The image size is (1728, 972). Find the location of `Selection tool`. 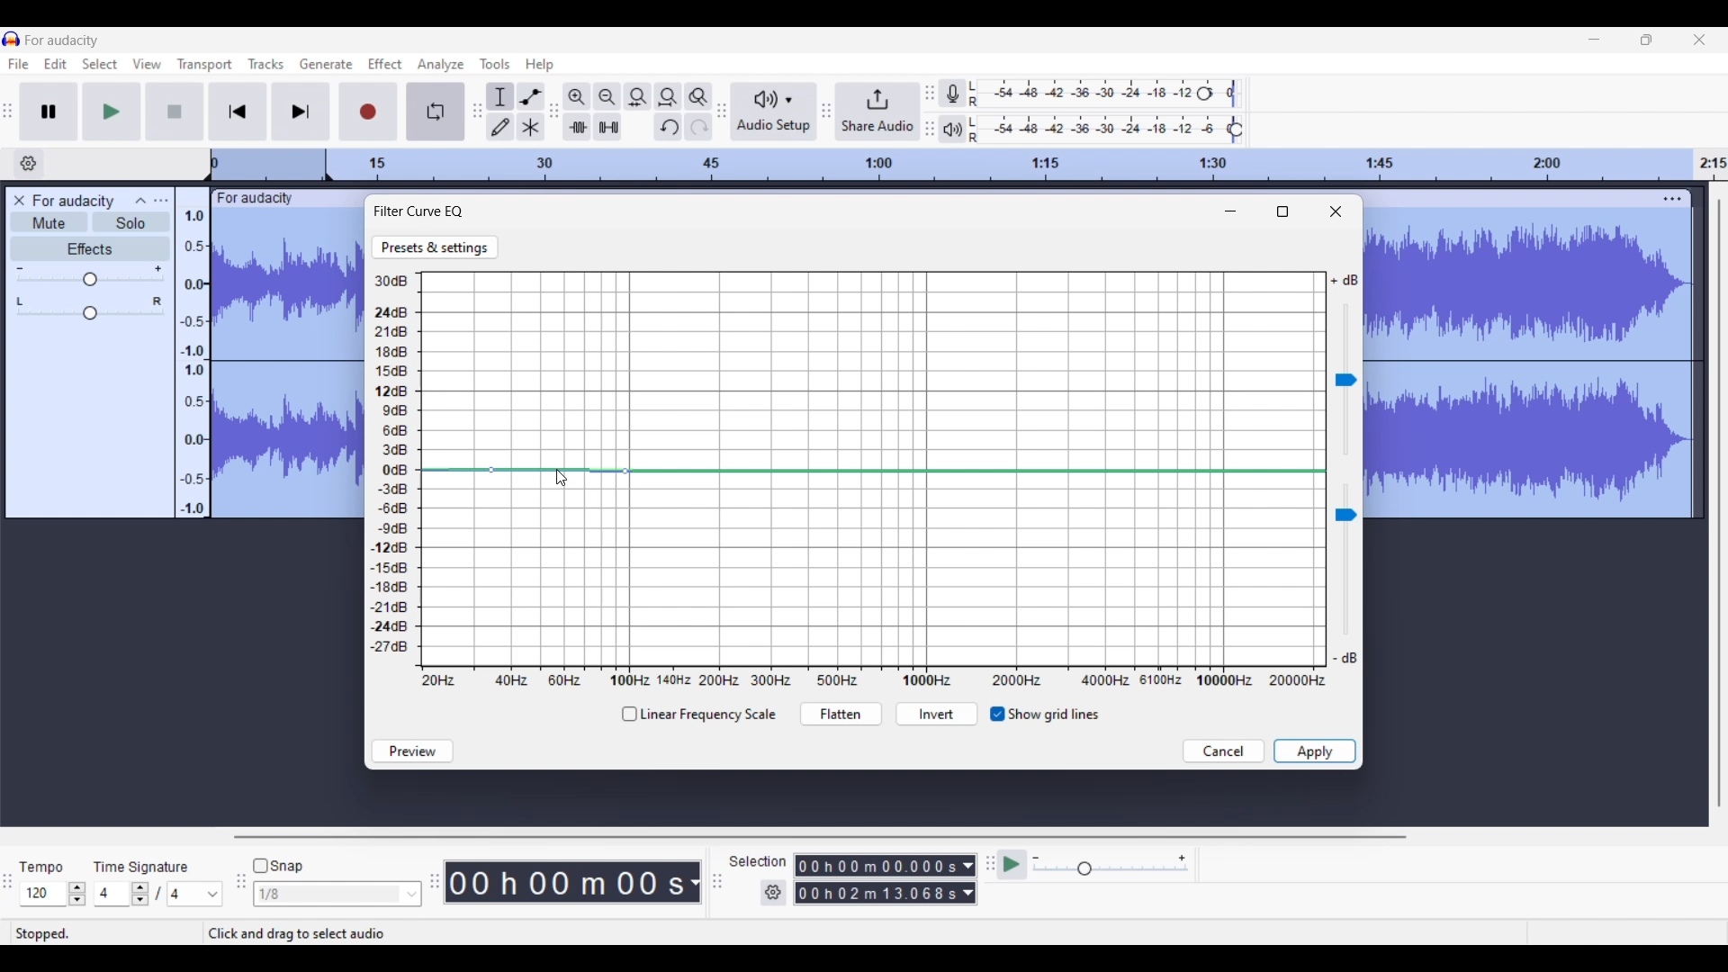

Selection tool is located at coordinates (501, 96).